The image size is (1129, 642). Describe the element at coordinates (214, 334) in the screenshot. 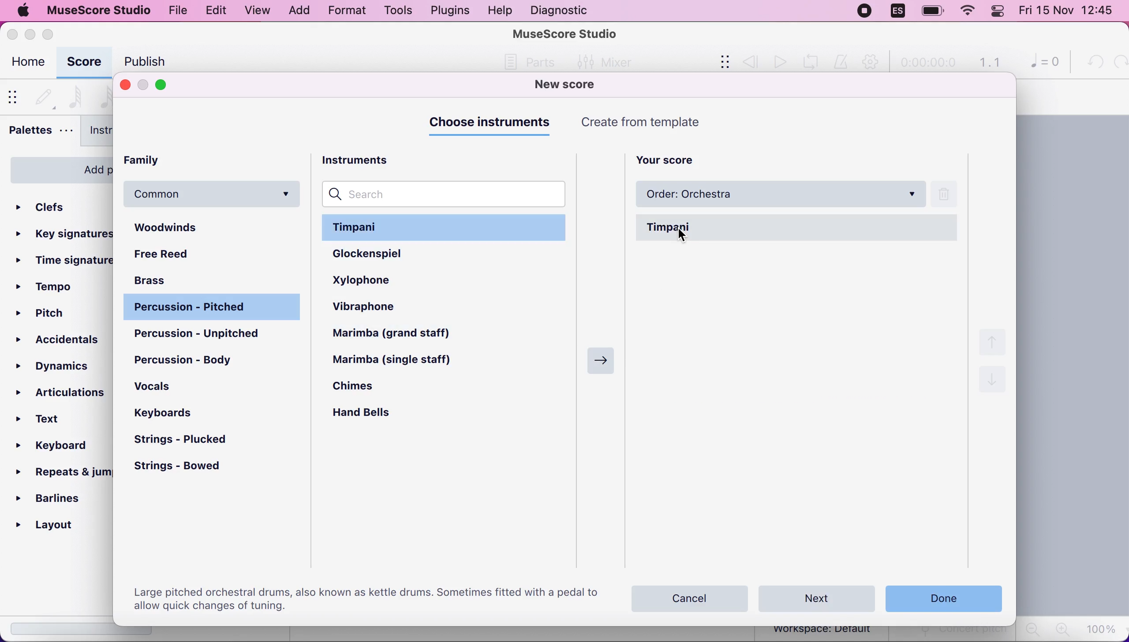

I see `percussion - unpitched` at that location.